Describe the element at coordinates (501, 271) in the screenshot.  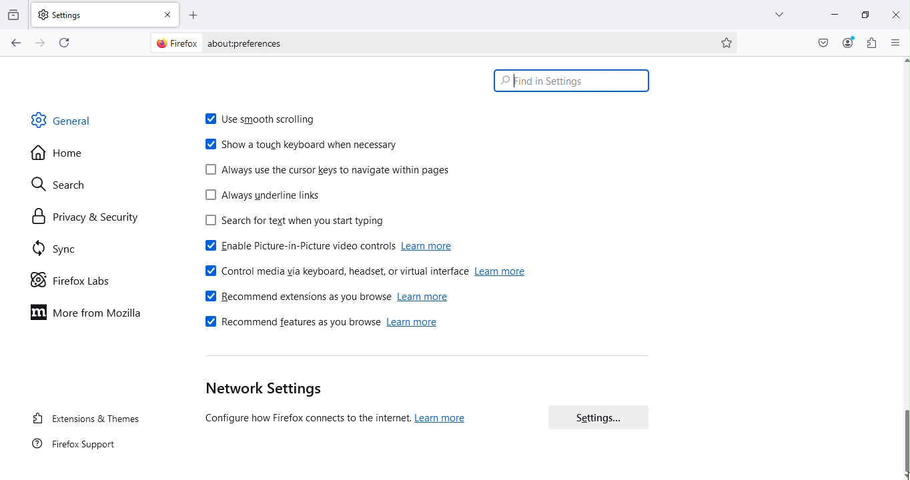
I see `learn more` at that location.